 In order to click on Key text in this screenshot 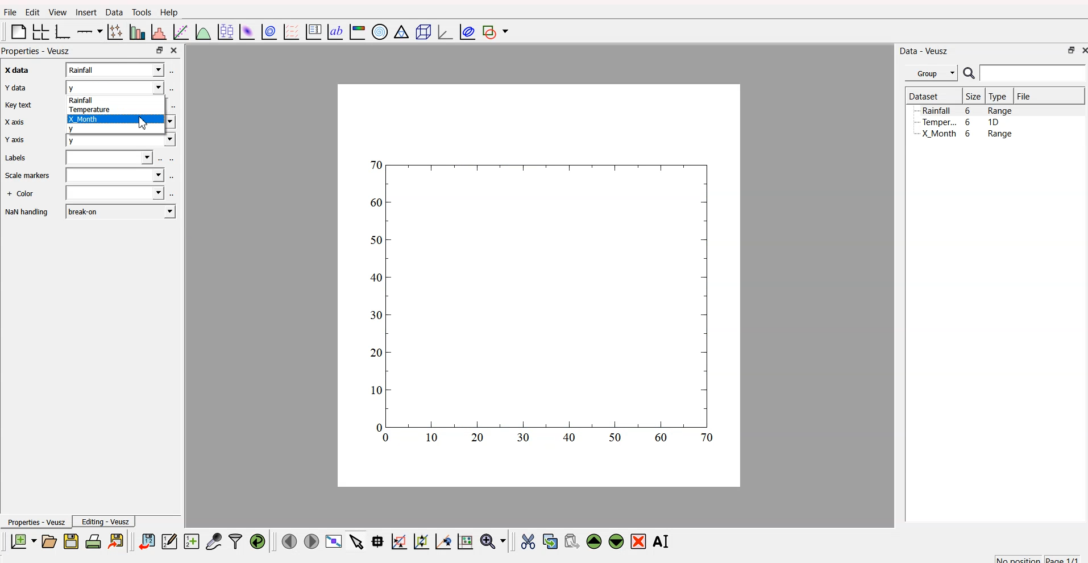, I will do `click(19, 105)`.